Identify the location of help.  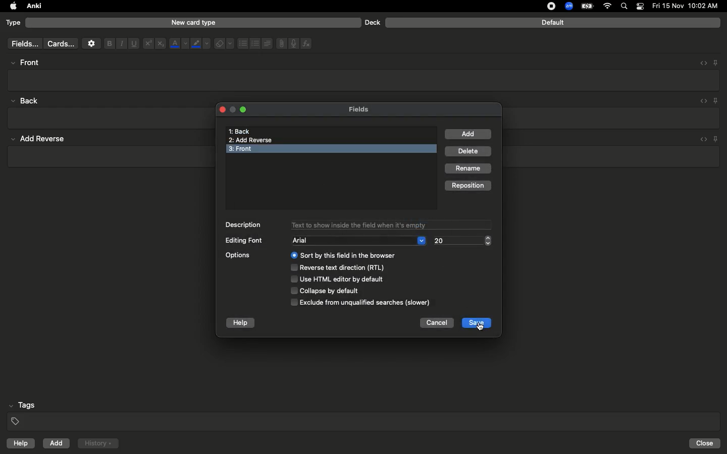
(19, 444).